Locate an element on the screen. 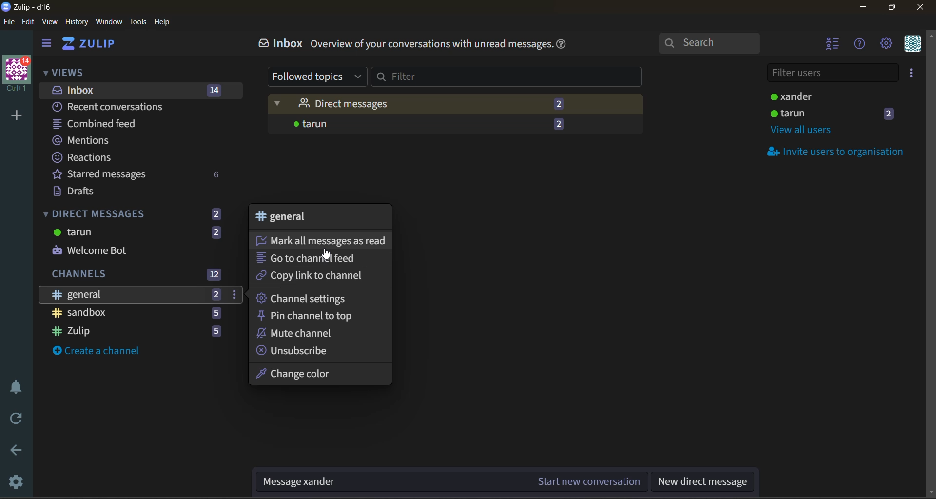 This screenshot has height=499, width=936. settings is located at coordinates (886, 42).